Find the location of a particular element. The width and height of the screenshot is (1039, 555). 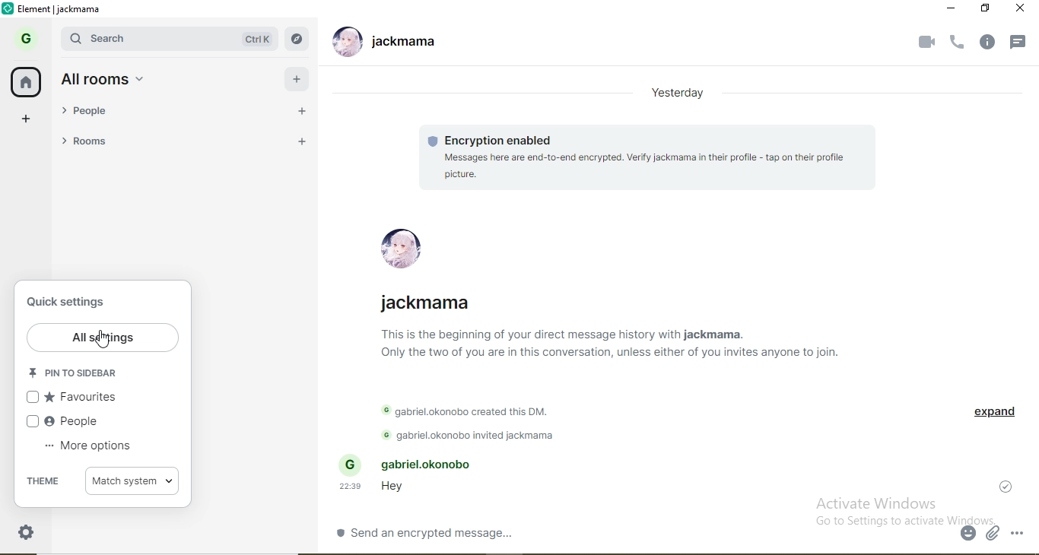

add rooms is located at coordinates (300, 141).